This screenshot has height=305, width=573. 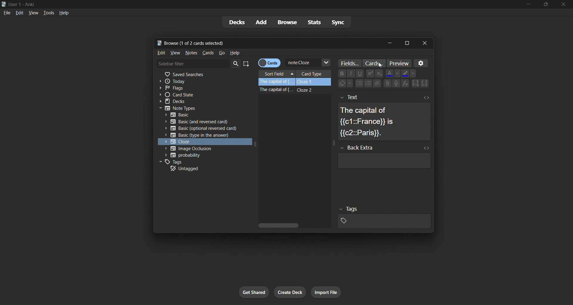 I want to click on notes, so click(x=190, y=53).